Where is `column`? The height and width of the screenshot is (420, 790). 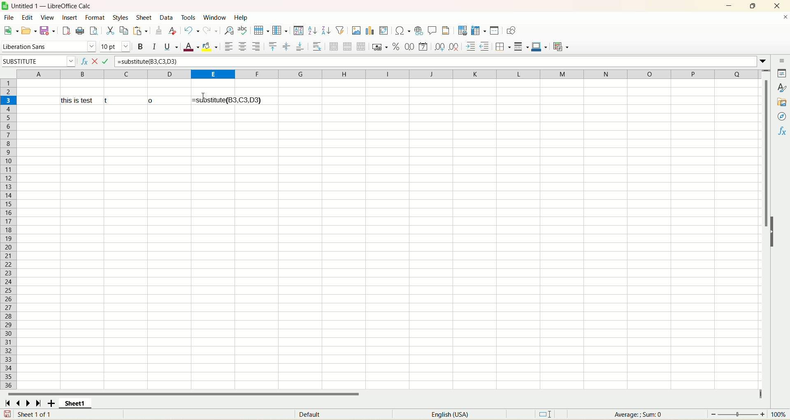 column is located at coordinates (387, 74).